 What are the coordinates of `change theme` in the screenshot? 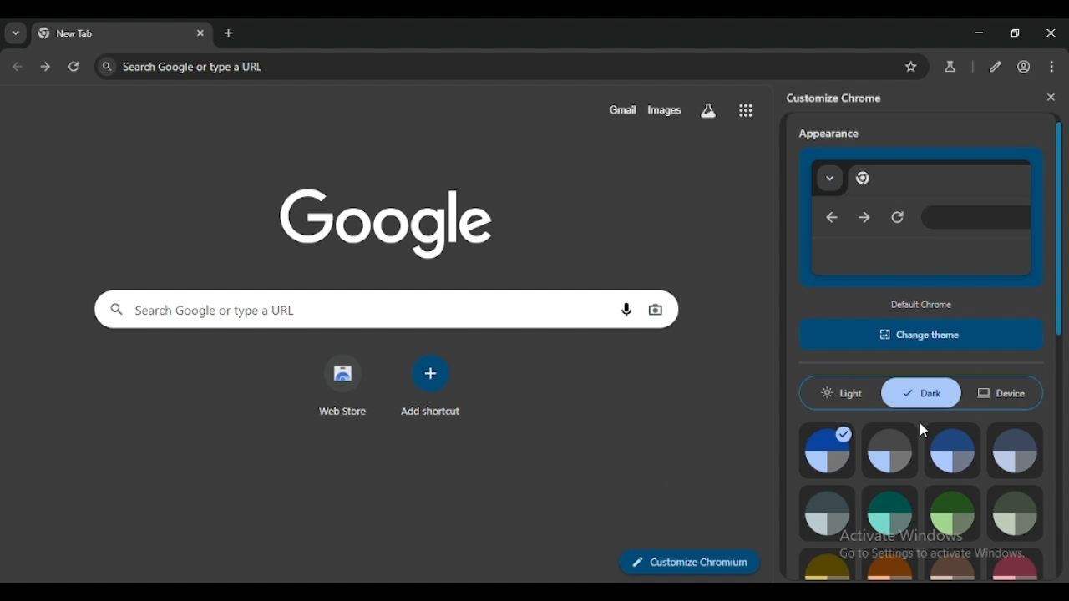 It's located at (920, 335).